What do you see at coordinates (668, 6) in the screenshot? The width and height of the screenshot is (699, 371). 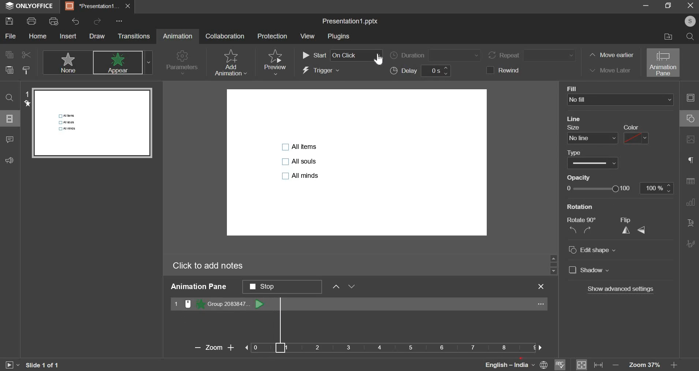 I see `maximize` at bounding box center [668, 6].